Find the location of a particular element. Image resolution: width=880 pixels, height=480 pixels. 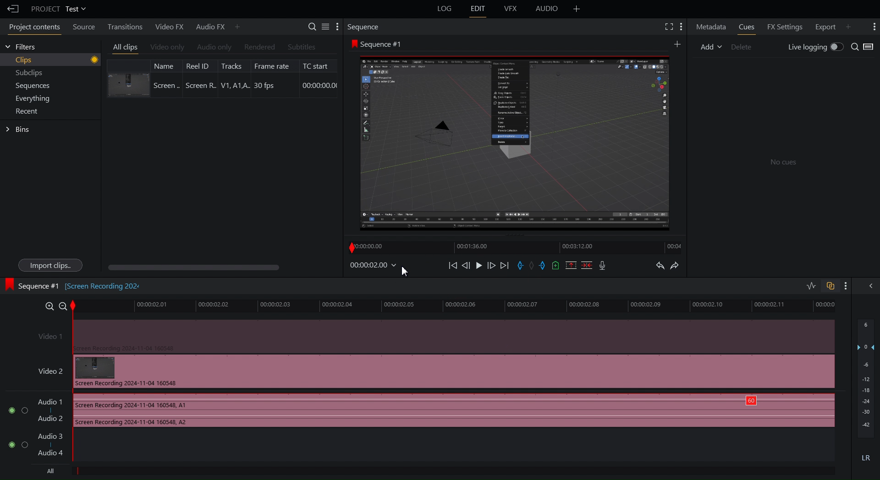

Collapse is located at coordinates (869, 285).